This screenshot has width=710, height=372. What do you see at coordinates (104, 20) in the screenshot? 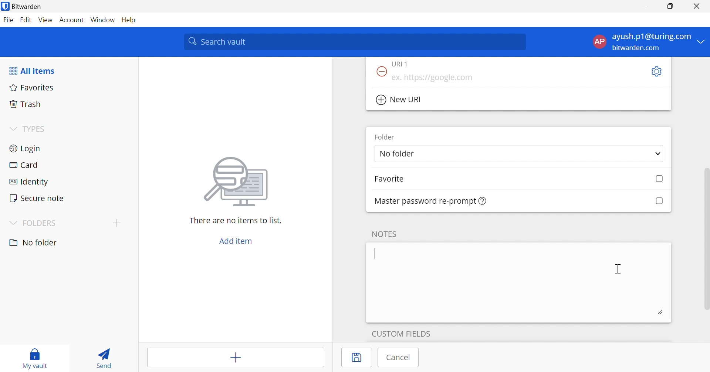
I see `Window` at bounding box center [104, 20].